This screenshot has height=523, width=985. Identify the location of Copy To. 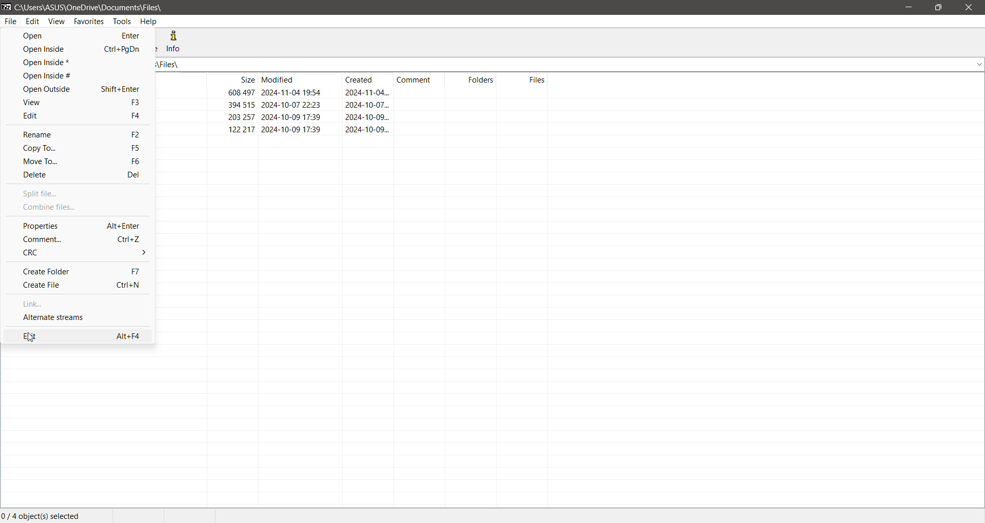
(81, 148).